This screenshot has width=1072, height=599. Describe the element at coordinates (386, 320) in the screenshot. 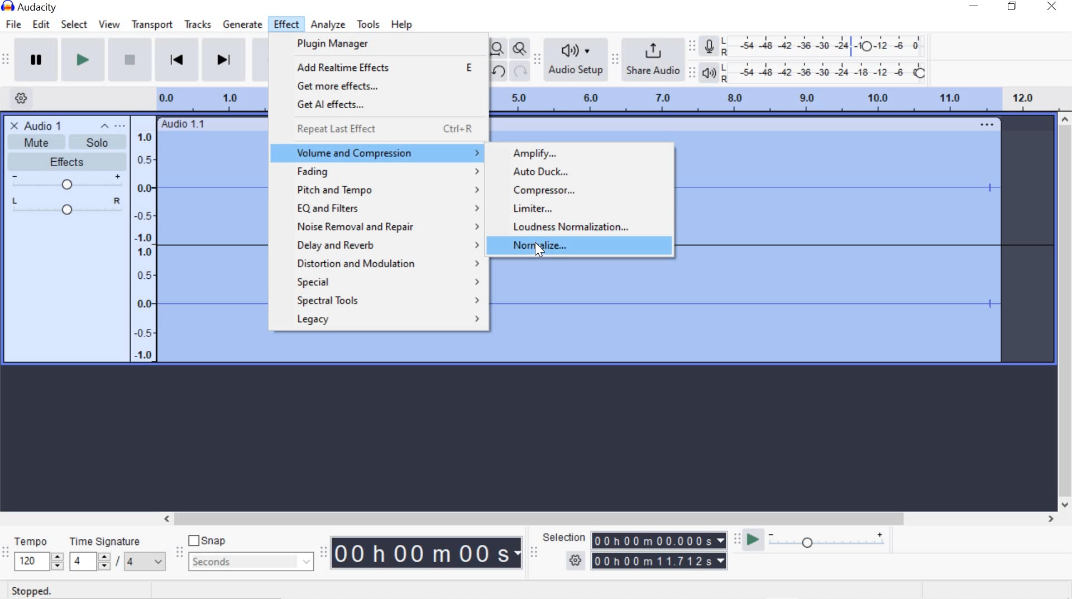

I see `legacy` at that location.